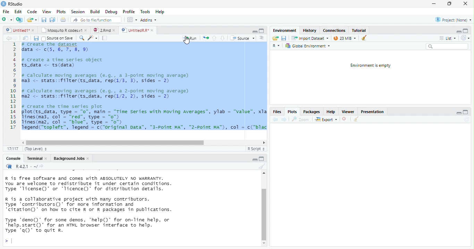 The image size is (474, 249). I want to click on View, so click(46, 11).